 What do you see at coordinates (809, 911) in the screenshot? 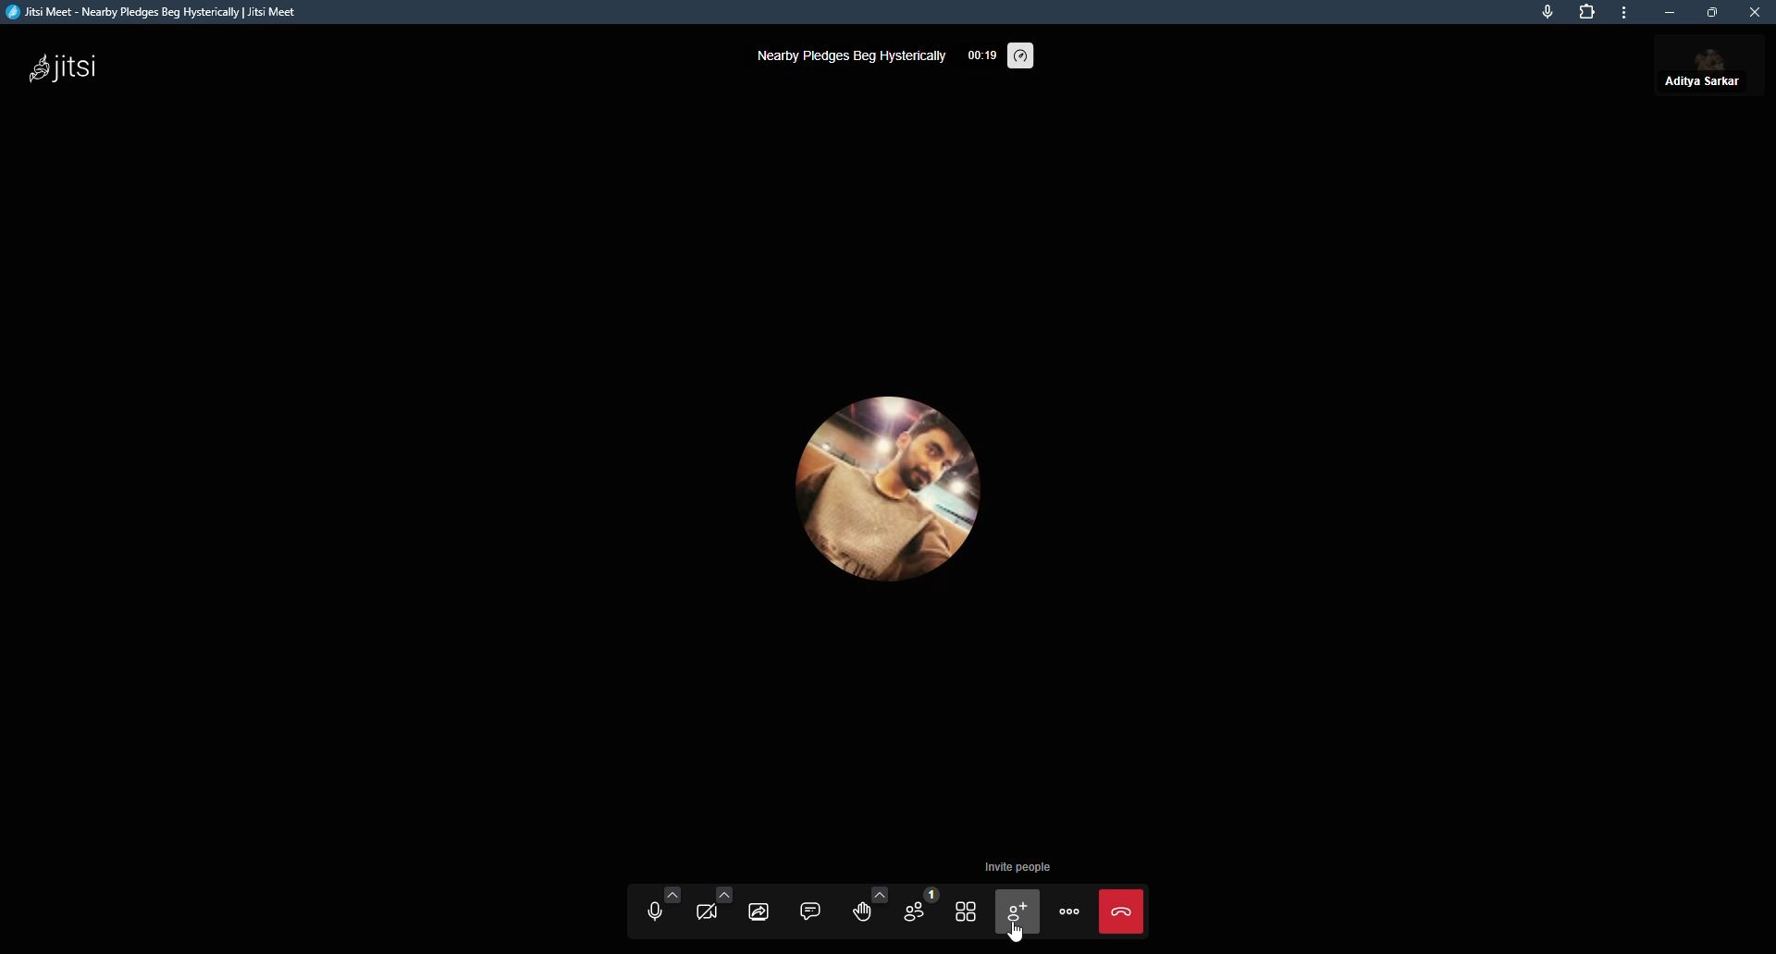
I see `chat` at bounding box center [809, 911].